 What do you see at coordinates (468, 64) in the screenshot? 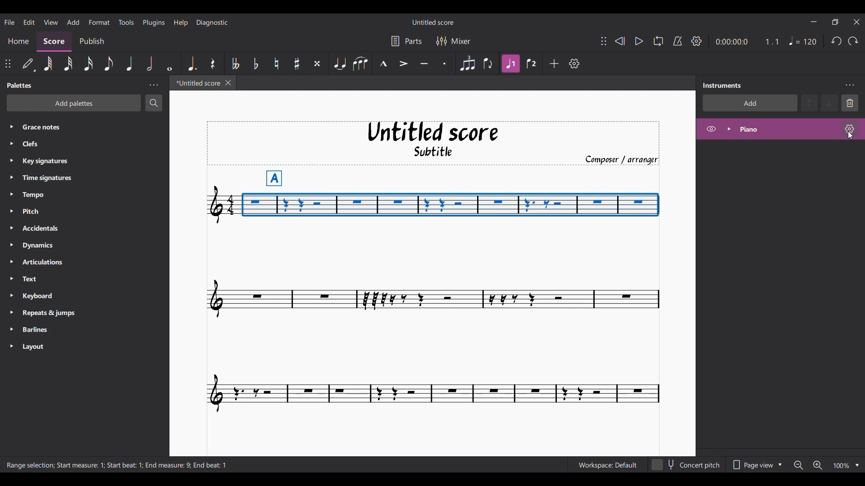
I see `Tuplet` at bounding box center [468, 64].